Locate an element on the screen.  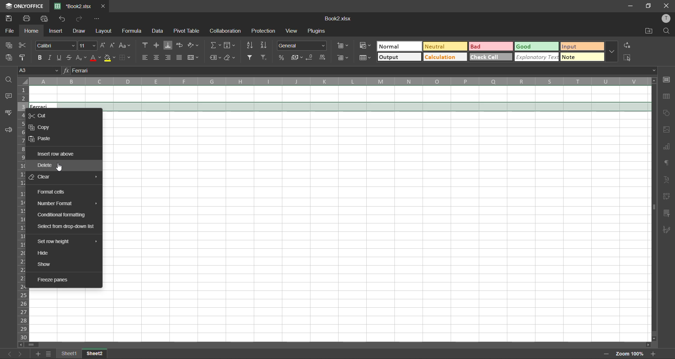
fill color is located at coordinates (109, 57).